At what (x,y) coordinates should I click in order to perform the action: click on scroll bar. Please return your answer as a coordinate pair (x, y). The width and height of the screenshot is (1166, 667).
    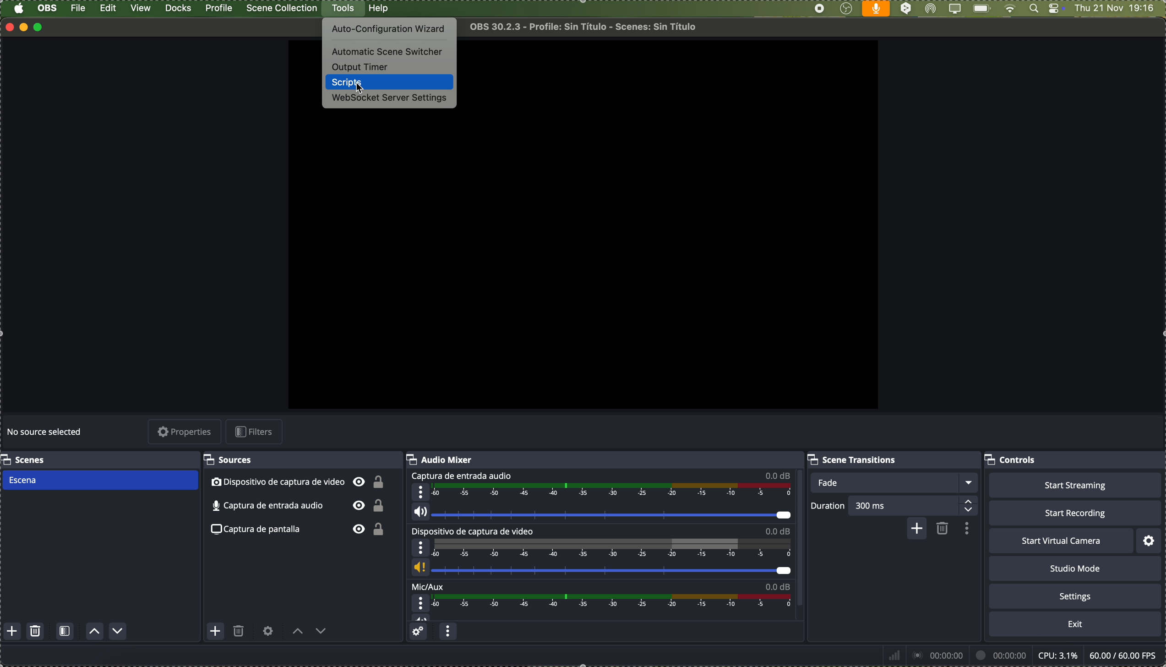
    Looking at the image, I should click on (804, 541).